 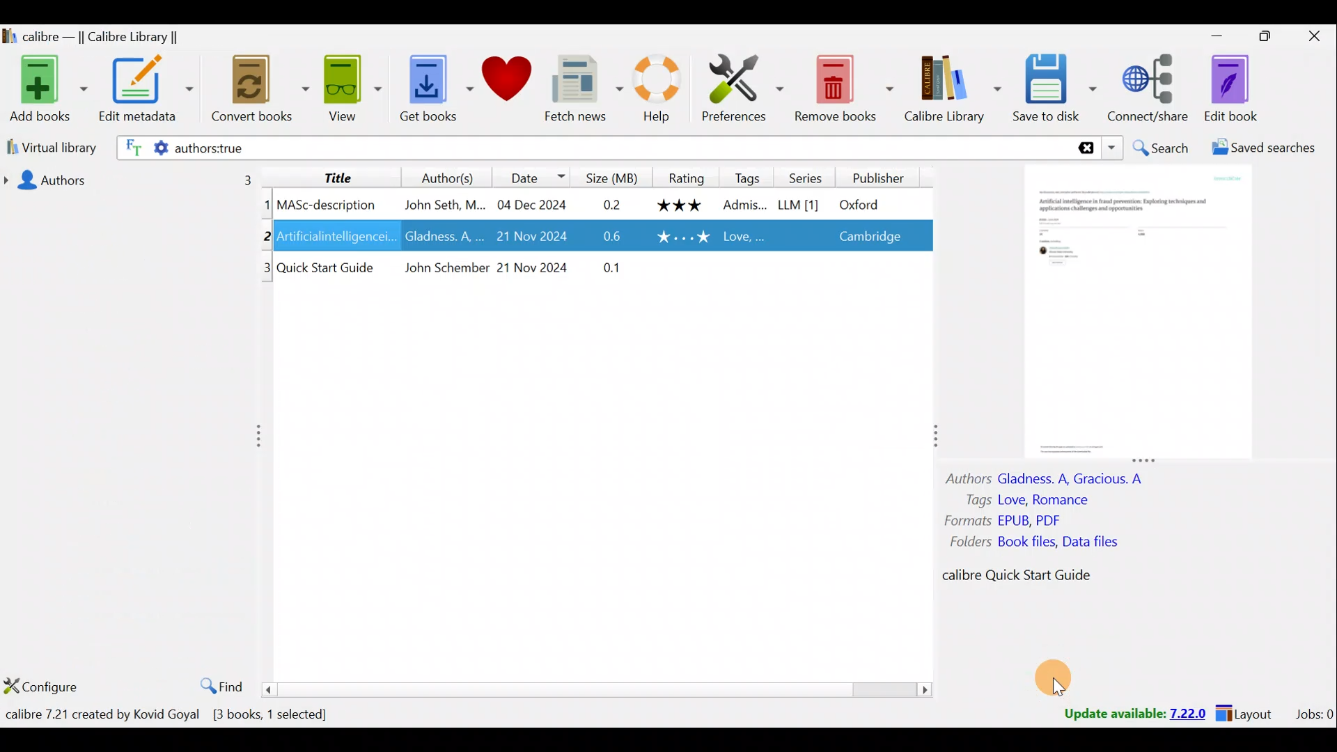 What do you see at coordinates (145, 91) in the screenshot?
I see `Edit metadata` at bounding box center [145, 91].